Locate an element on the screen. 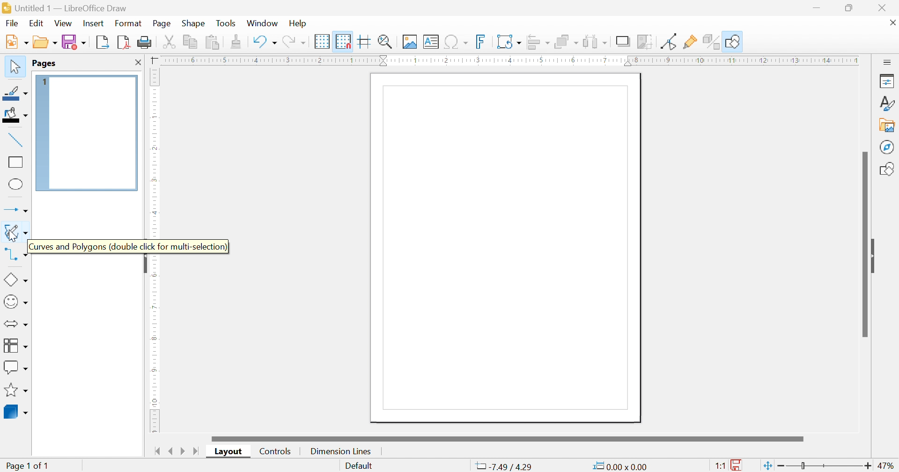 This screenshot has width=899, height=472. close is located at coordinates (138, 62).